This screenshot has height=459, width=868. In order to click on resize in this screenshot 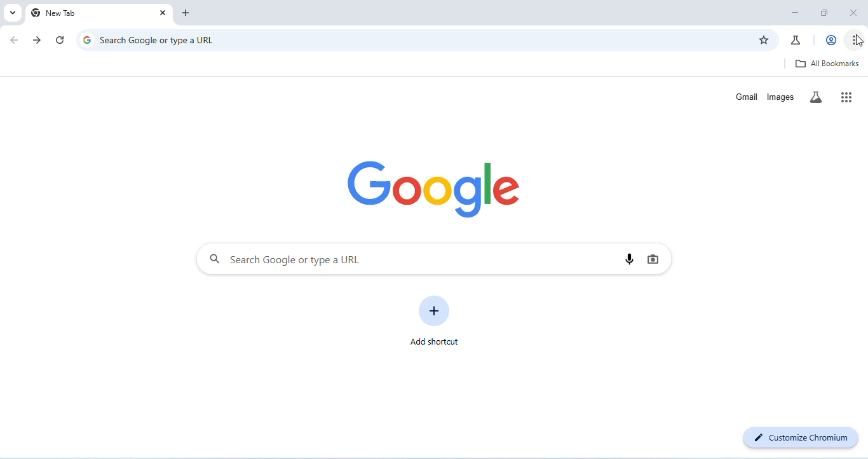, I will do `click(823, 13)`.